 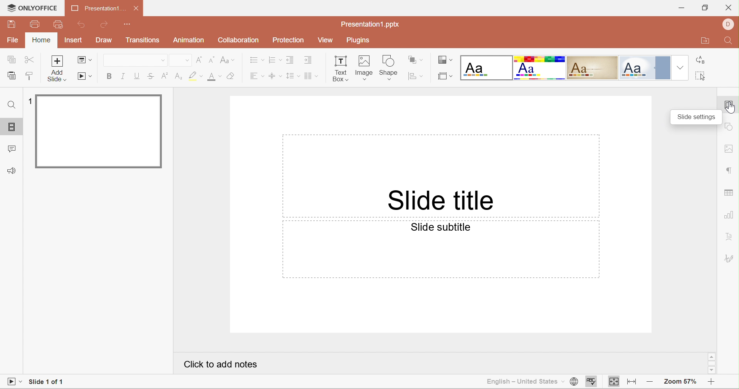 I want to click on Copy, so click(x=10, y=59).